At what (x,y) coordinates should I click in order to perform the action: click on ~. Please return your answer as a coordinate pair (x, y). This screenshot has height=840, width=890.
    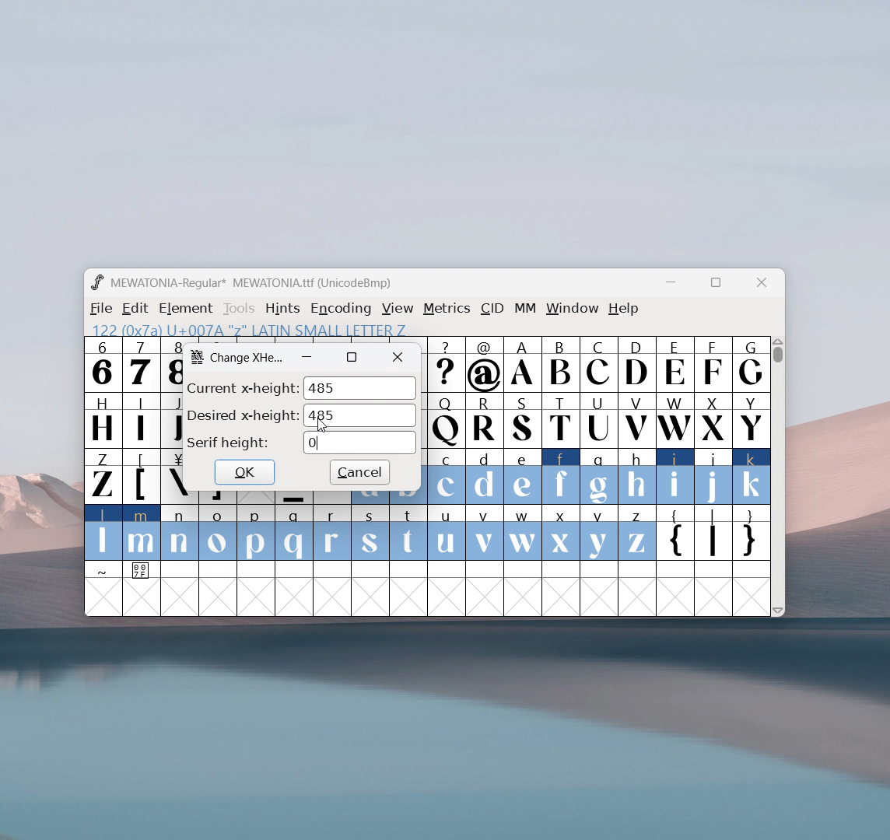
    Looking at the image, I should click on (103, 571).